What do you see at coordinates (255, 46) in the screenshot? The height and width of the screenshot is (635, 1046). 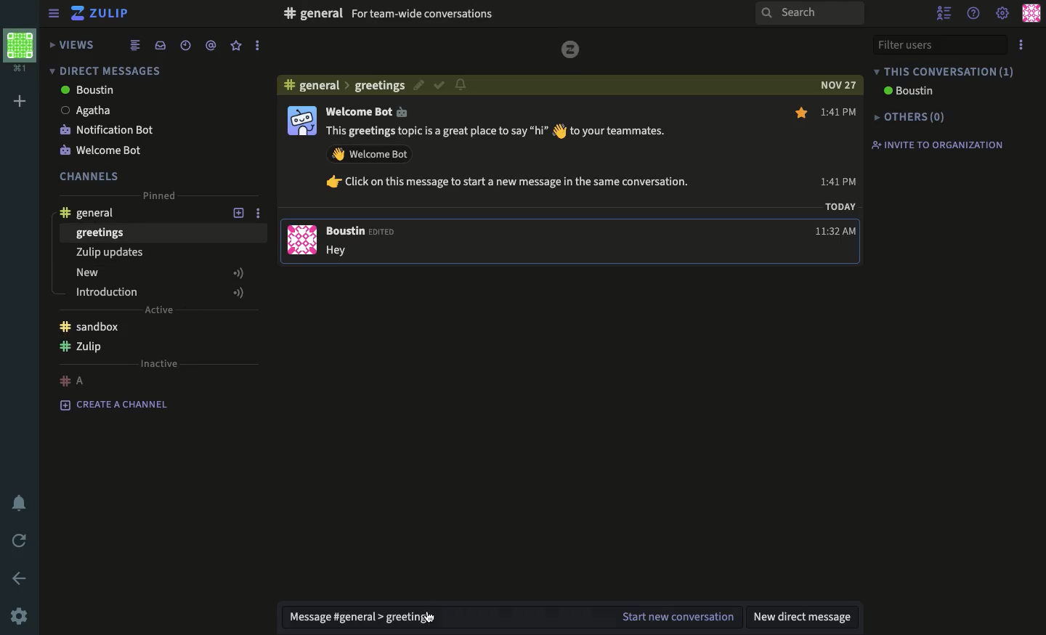 I see `options` at bounding box center [255, 46].